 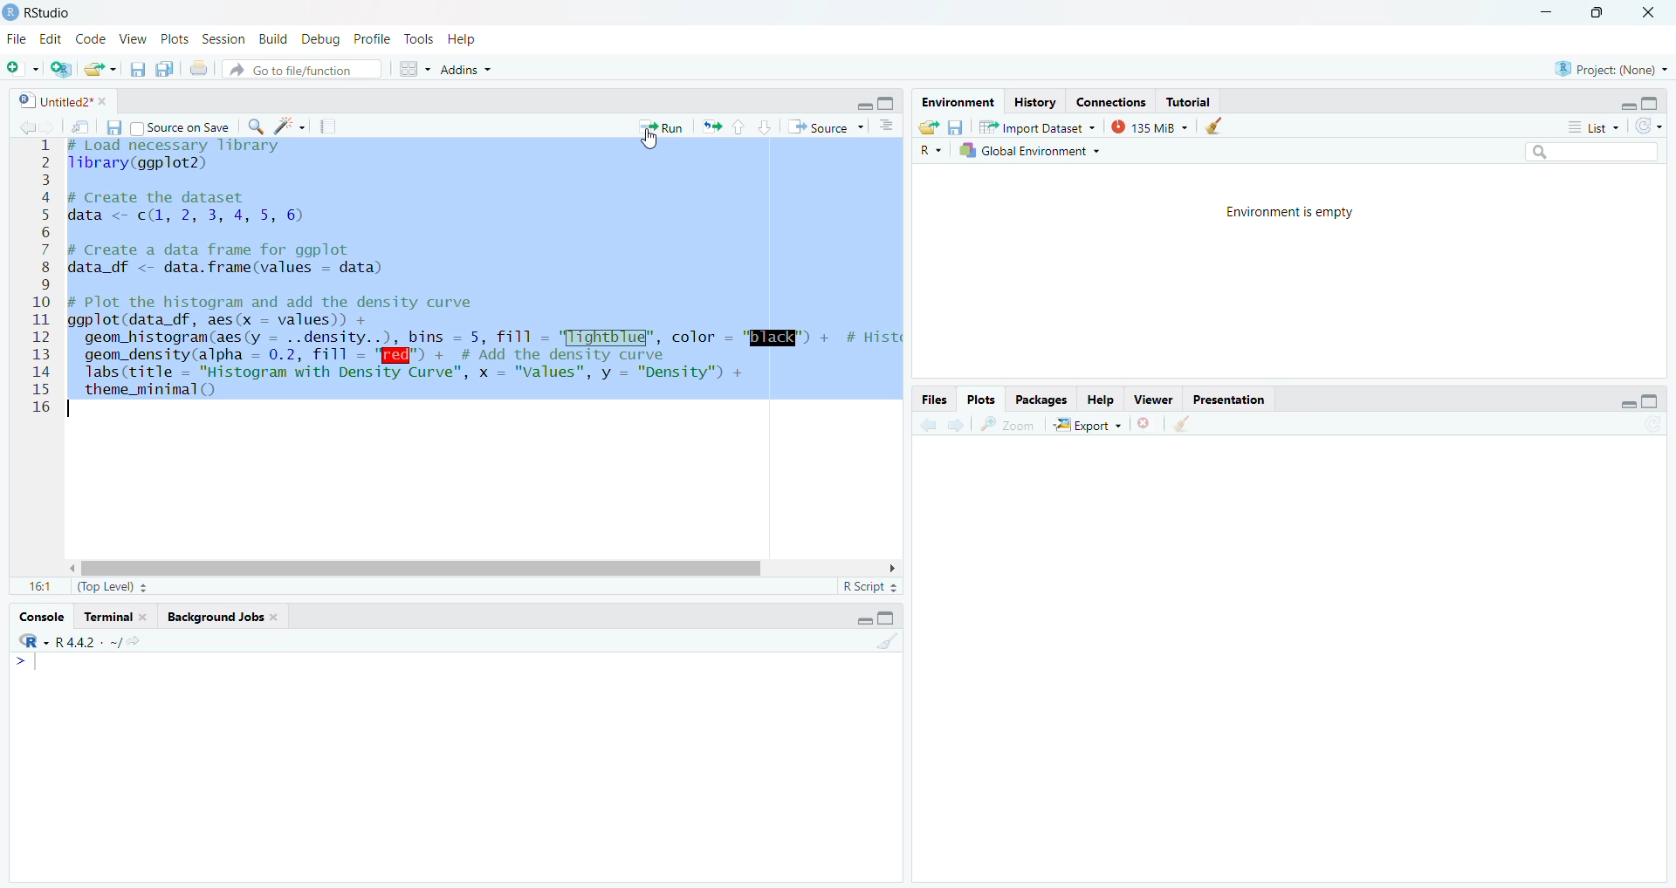 What do you see at coordinates (887, 126) in the screenshot?
I see `show document outline` at bounding box center [887, 126].